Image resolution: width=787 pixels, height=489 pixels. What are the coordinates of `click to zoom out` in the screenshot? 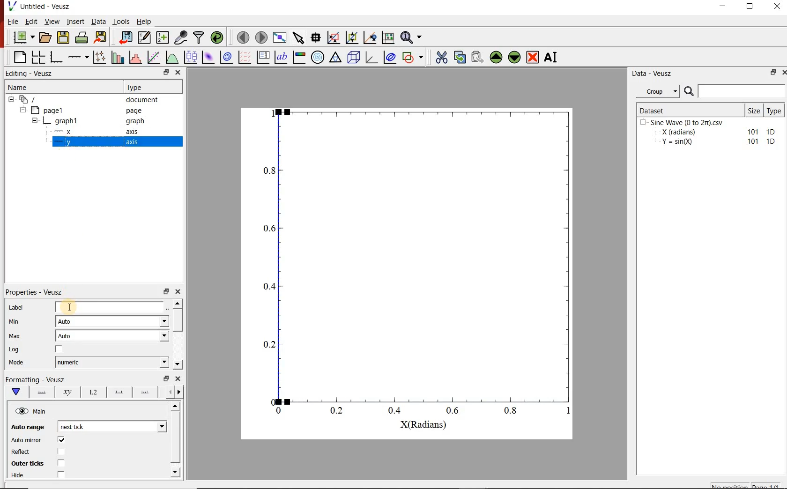 It's located at (353, 37).